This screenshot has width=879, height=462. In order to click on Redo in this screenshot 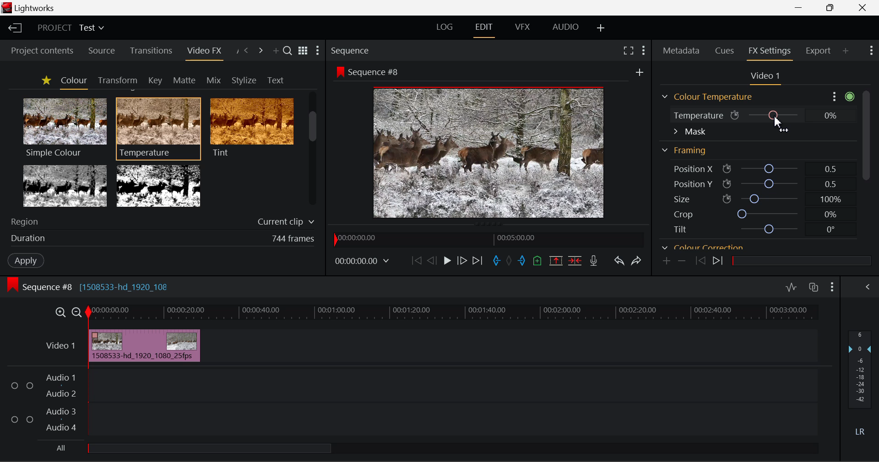, I will do `click(638, 261)`.